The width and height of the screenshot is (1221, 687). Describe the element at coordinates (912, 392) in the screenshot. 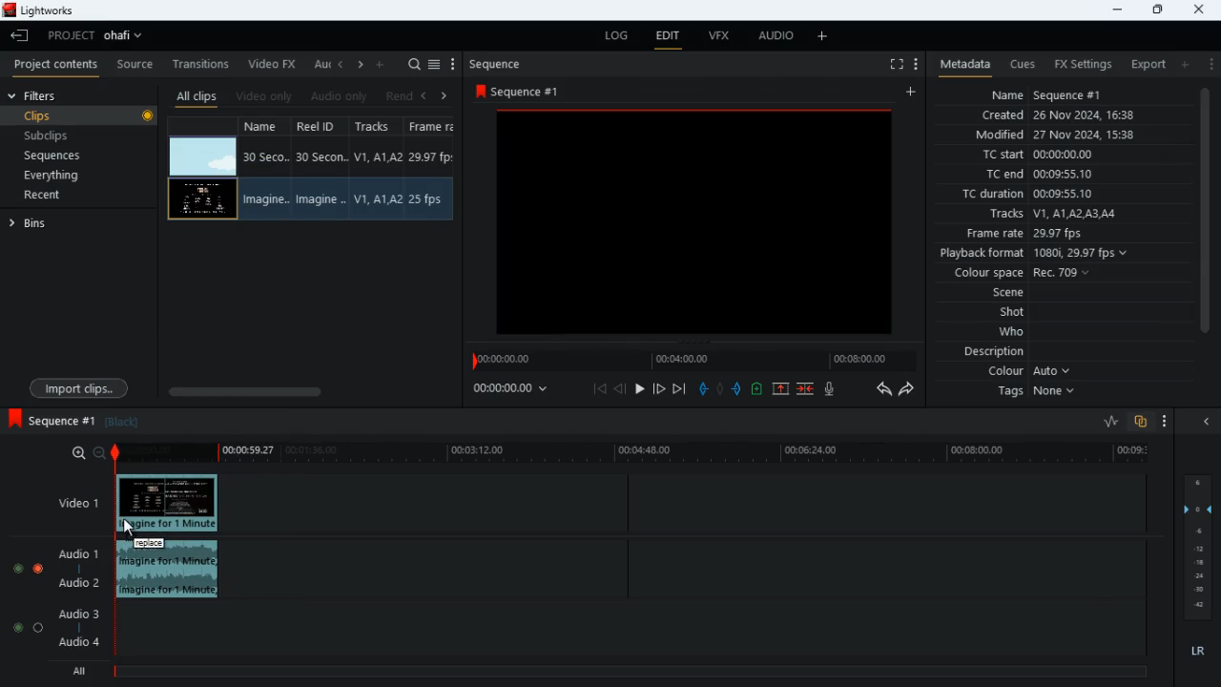

I see `forward` at that location.